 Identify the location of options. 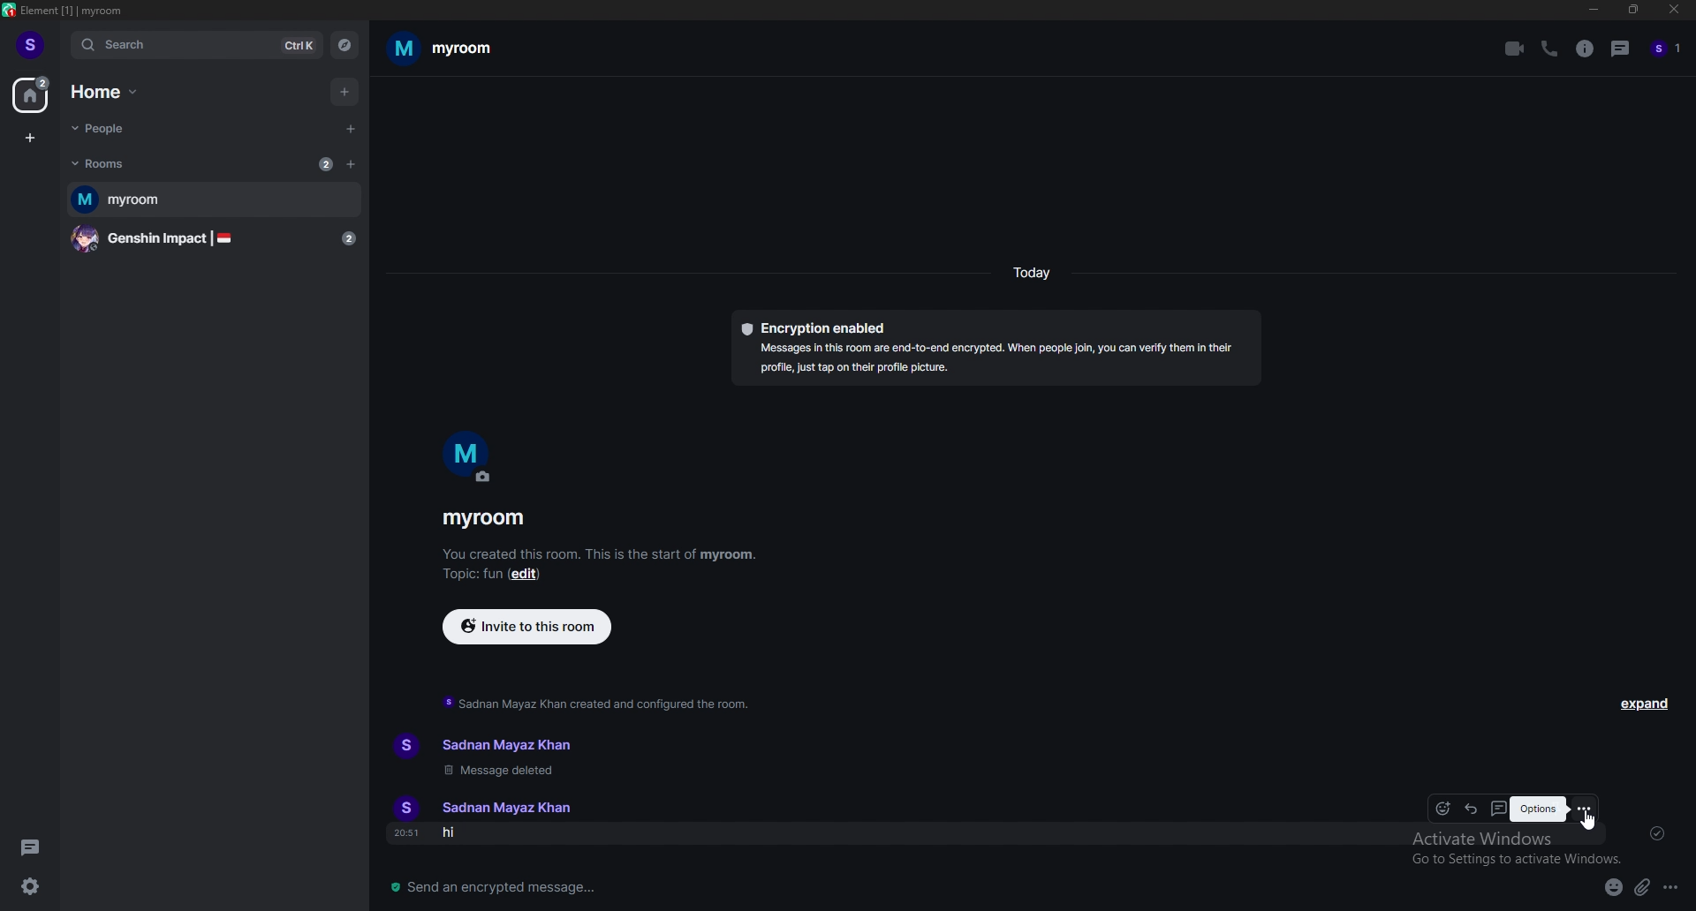
(1539, 809).